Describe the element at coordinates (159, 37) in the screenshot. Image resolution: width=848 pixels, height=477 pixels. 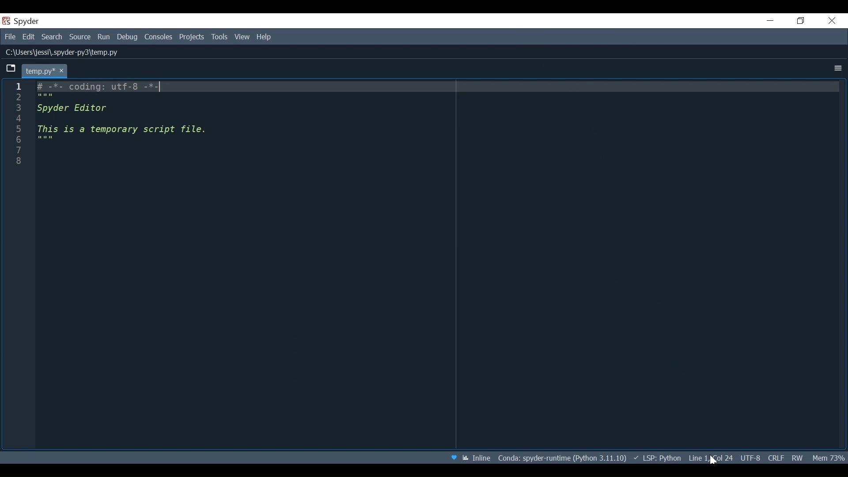
I see `Console` at that location.